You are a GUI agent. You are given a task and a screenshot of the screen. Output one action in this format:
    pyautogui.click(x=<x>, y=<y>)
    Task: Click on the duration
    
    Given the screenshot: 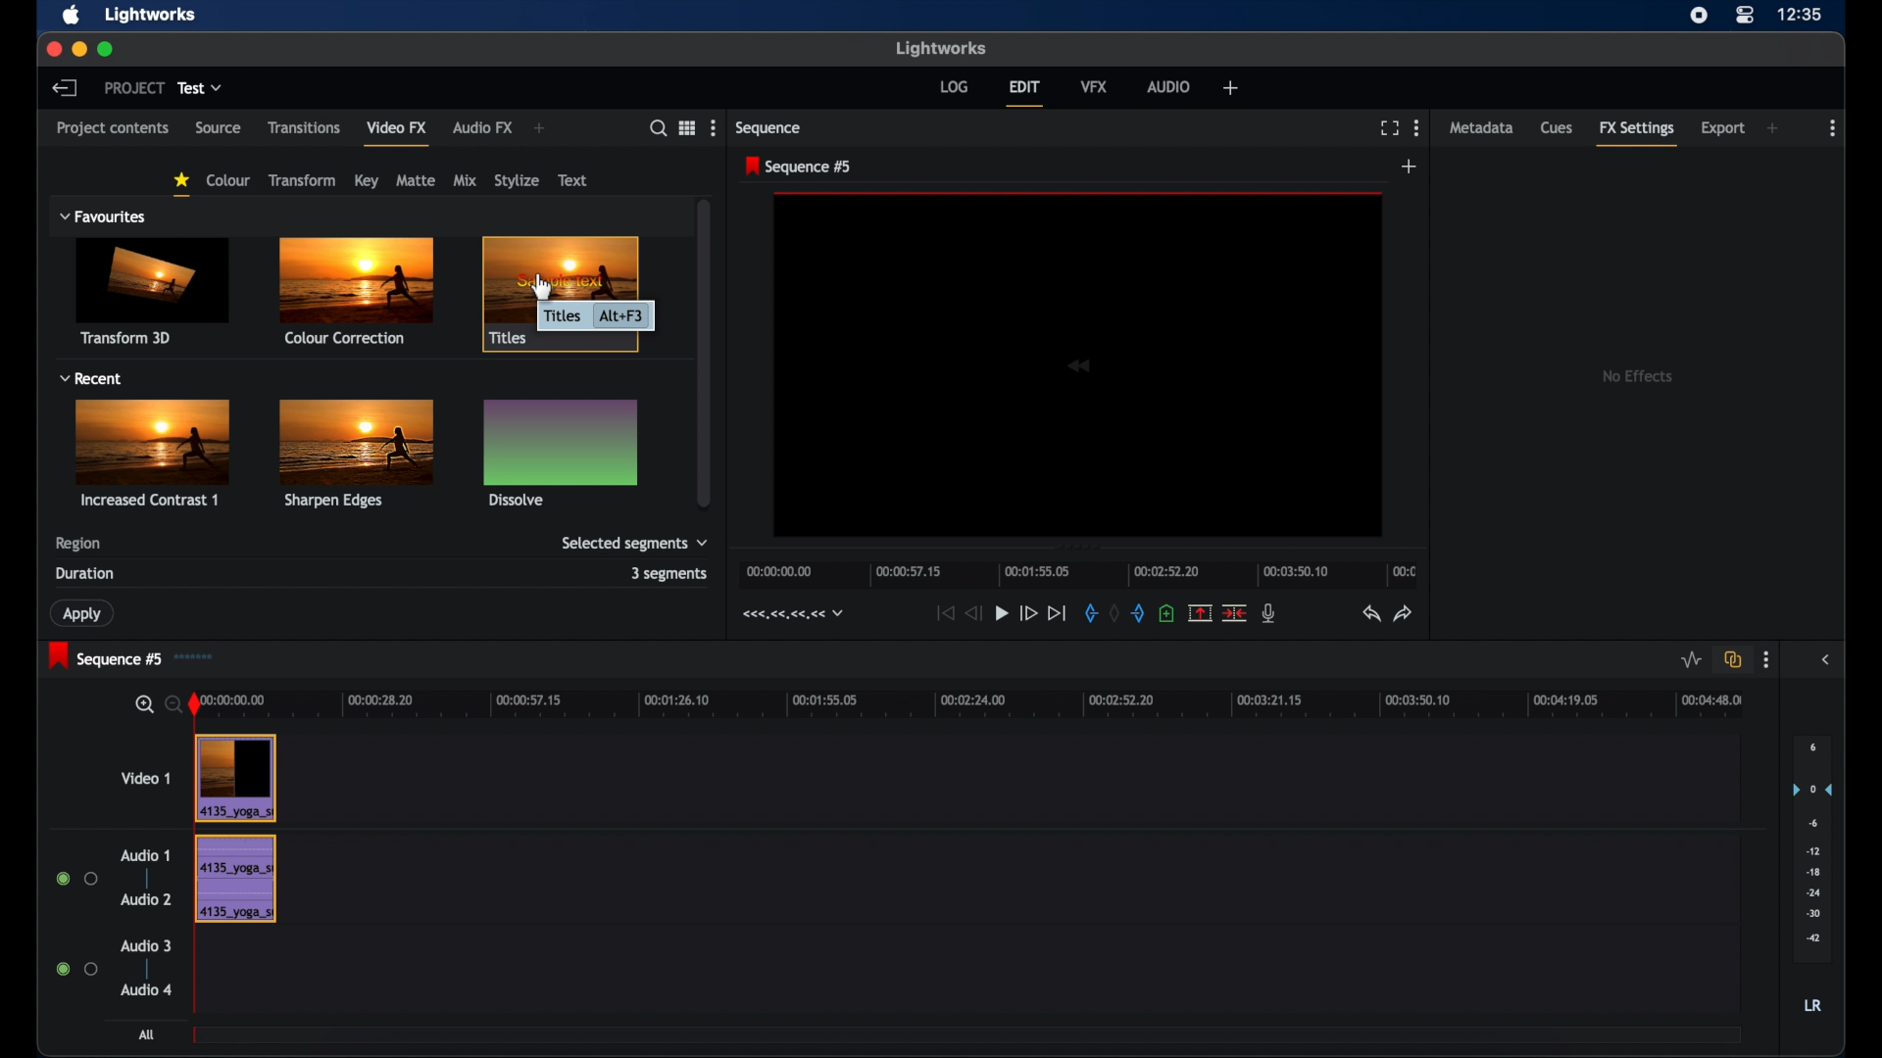 What is the action you would take?
    pyautogui.click(x=86, y=573)
    